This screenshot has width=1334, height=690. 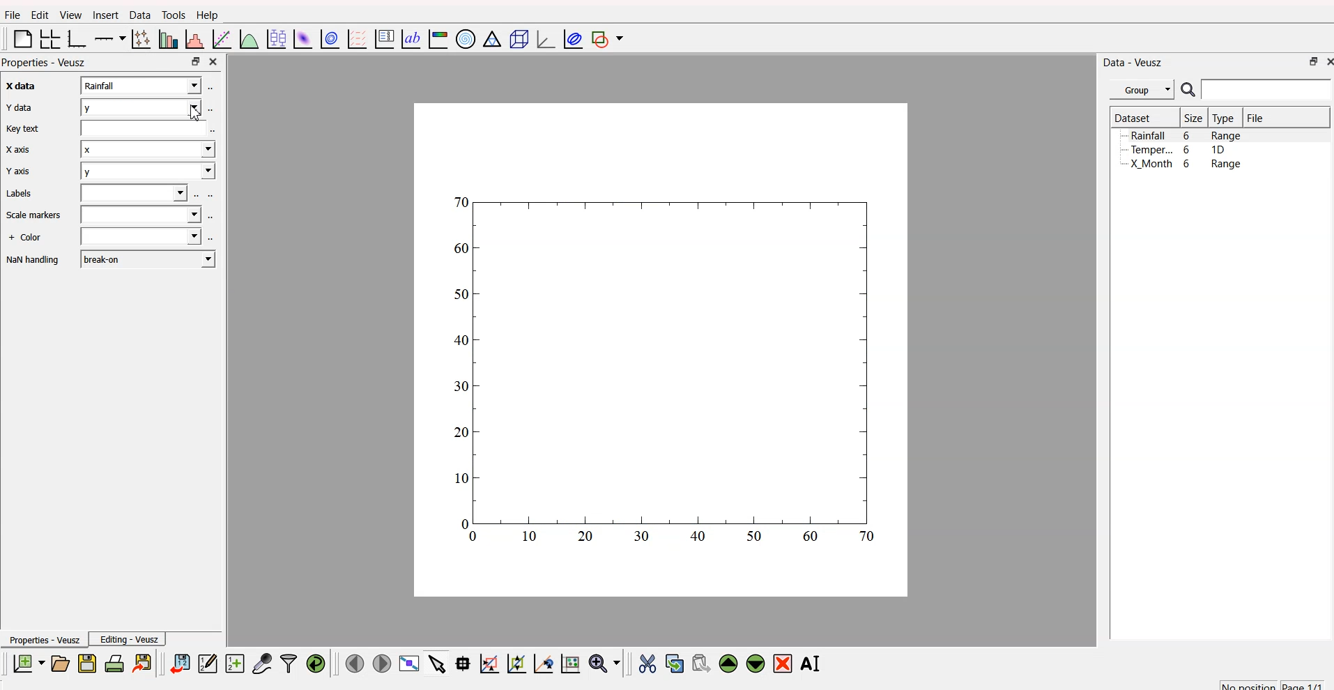 I want to click on field, so click(x=139, y=238).